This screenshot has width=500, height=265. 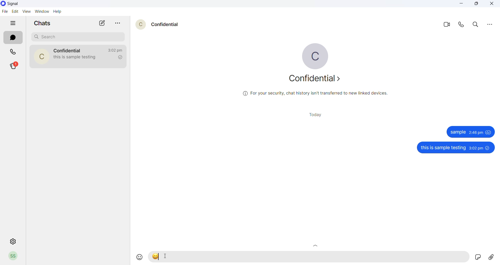 What do you see at coordinates (475, 4) in the screenshot?
I see `maximize` at bounding box center [475, 4].